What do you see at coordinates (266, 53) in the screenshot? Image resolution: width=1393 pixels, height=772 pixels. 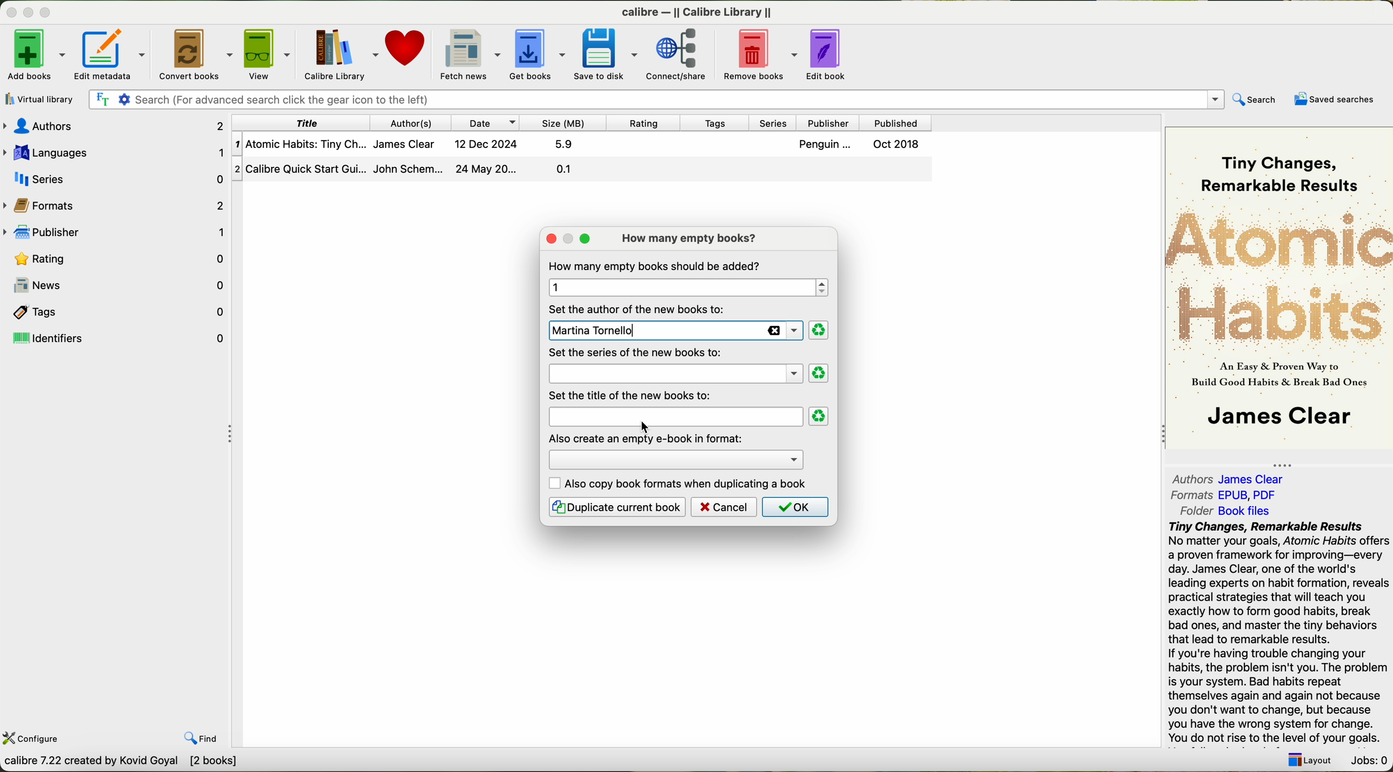 I see `view` at bounding box center [266, 53].